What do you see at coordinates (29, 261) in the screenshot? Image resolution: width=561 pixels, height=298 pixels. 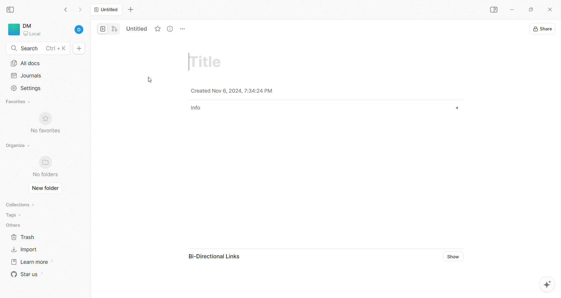 I see `learn more` at bounding box center [29, 261].